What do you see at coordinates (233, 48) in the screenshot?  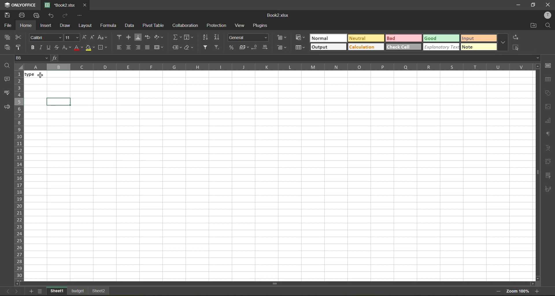 I see `percent` at bounding box center [233, 48].